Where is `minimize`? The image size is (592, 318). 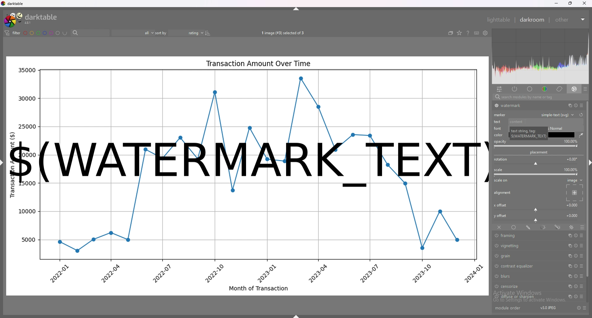
minimize is located at coordinates (556, 4).